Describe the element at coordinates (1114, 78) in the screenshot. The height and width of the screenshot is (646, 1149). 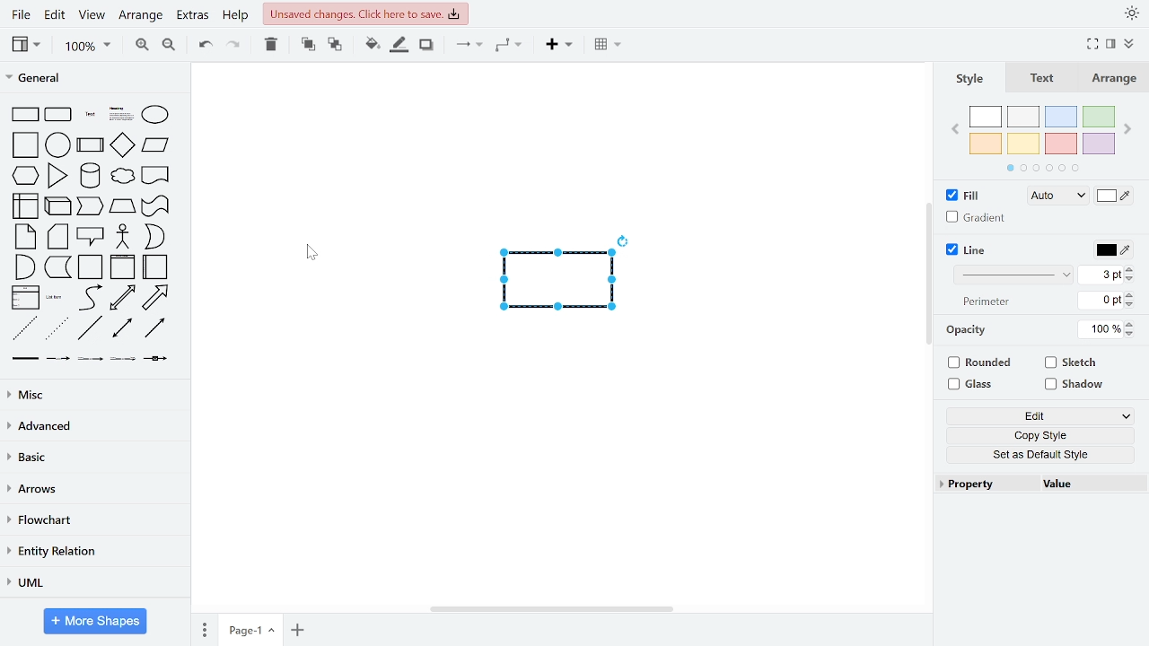
I see `arrange` at that location.